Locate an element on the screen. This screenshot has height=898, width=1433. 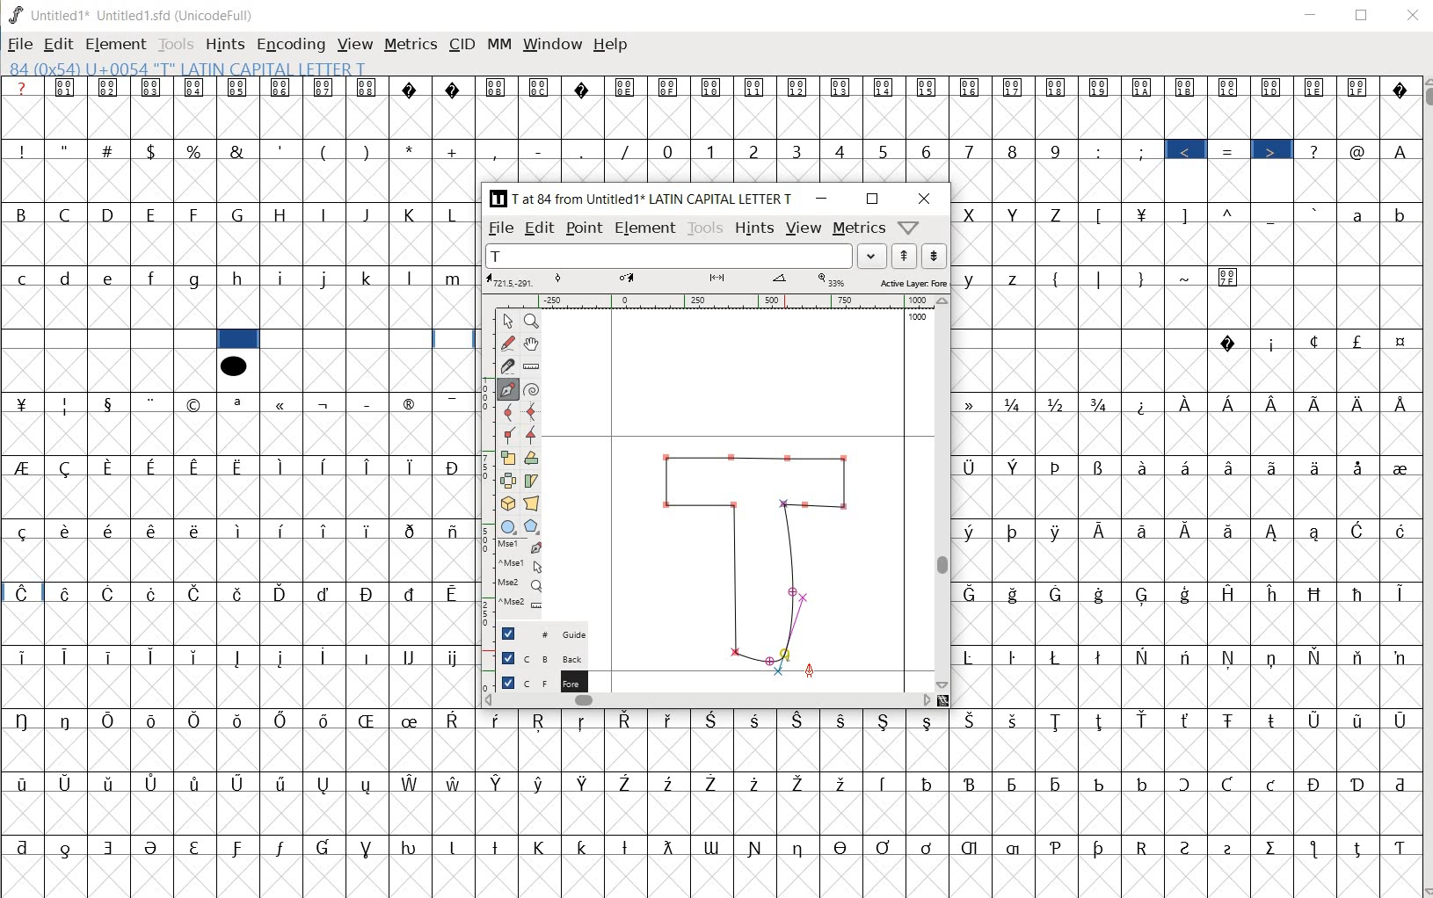
Symbol is located at coordinates (1100, 783).